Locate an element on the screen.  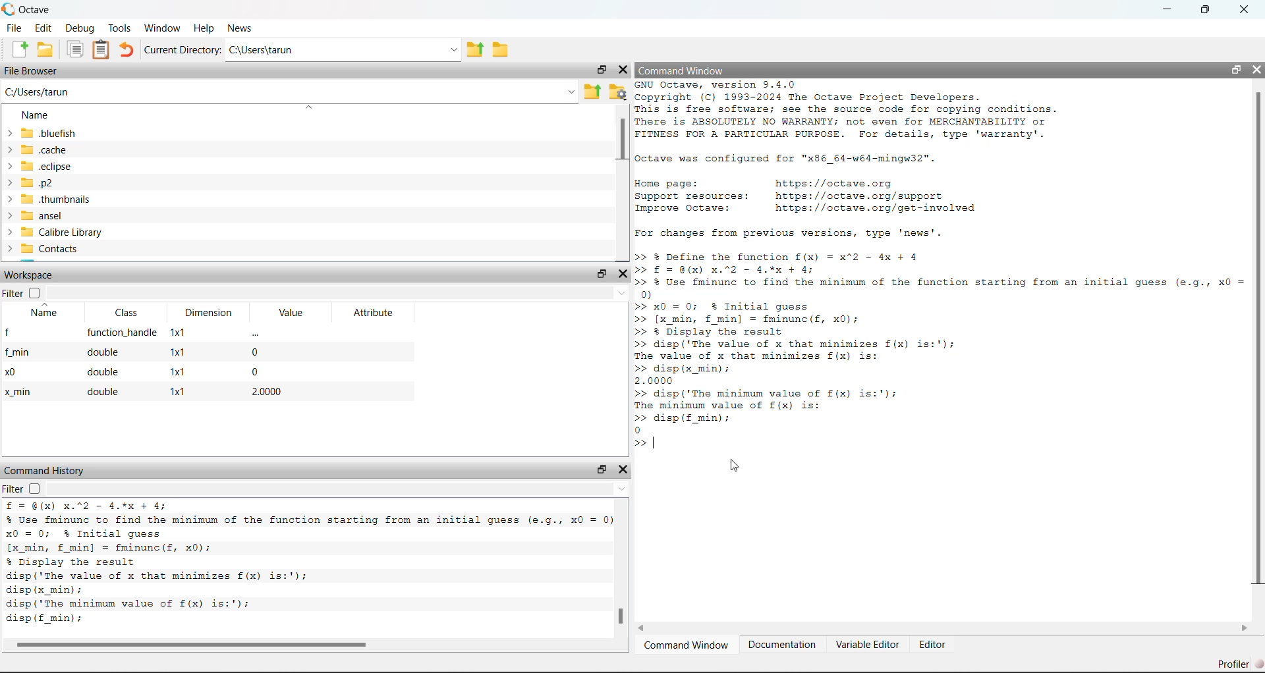
Dropdown is located at coordinates (621, 292).